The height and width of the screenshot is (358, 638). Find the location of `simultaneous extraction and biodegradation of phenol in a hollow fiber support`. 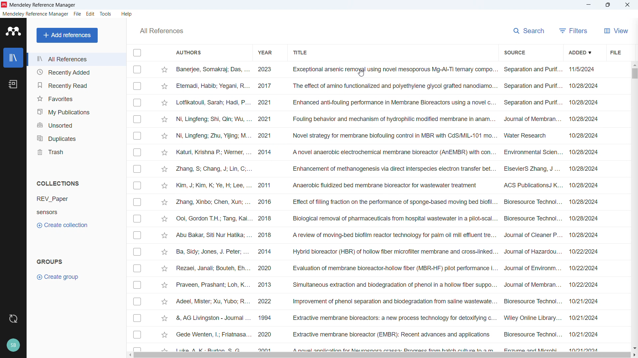

simultaneous extraction and biodegradation of phenol in a hollow fiber support is located at coordinates (395, 285).